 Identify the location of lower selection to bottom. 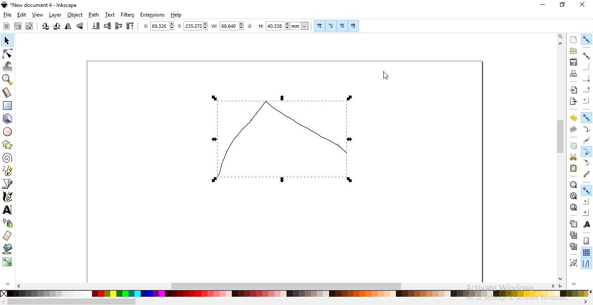
(96, 26).